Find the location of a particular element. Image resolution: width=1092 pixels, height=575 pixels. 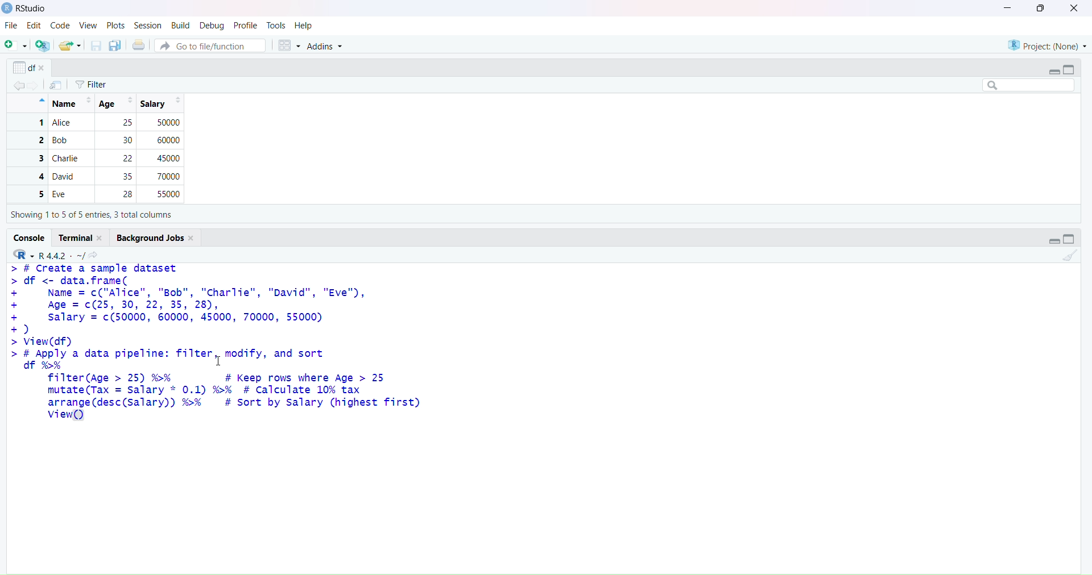

tools is located at coordinates (277, 24).